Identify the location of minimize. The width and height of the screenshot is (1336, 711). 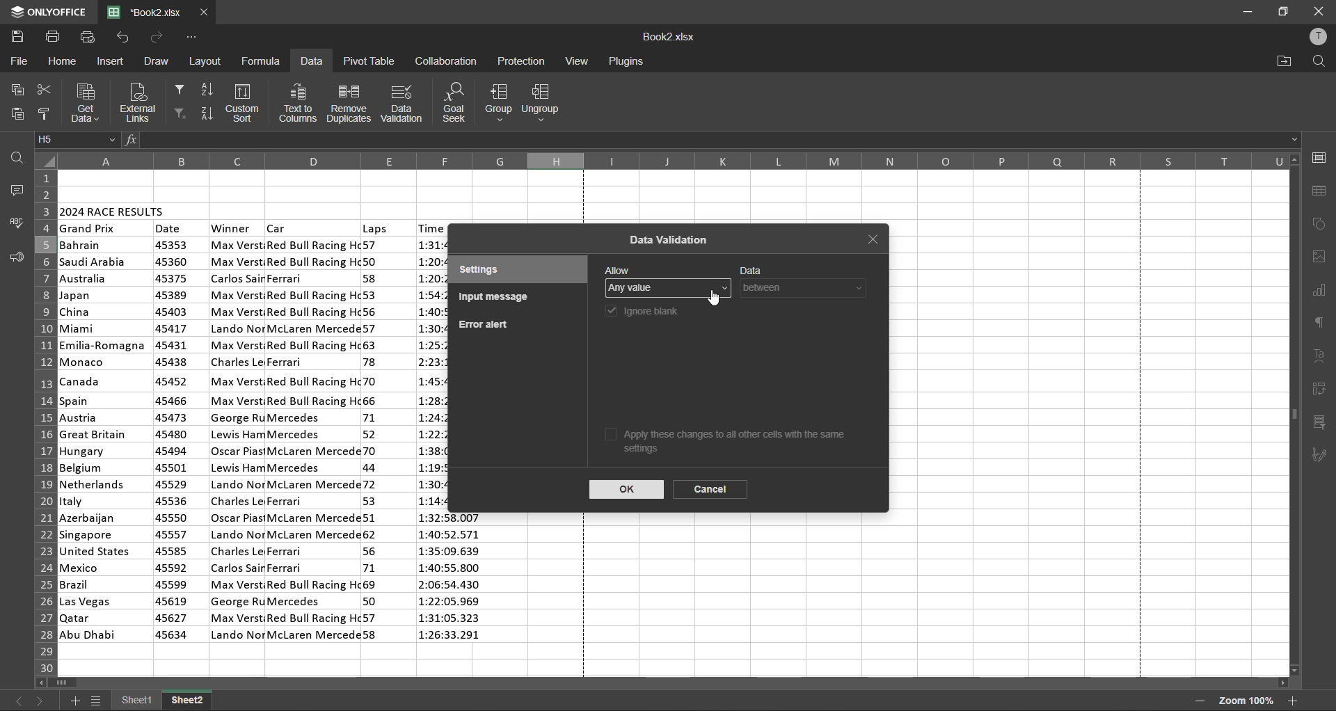
(1247, 13).